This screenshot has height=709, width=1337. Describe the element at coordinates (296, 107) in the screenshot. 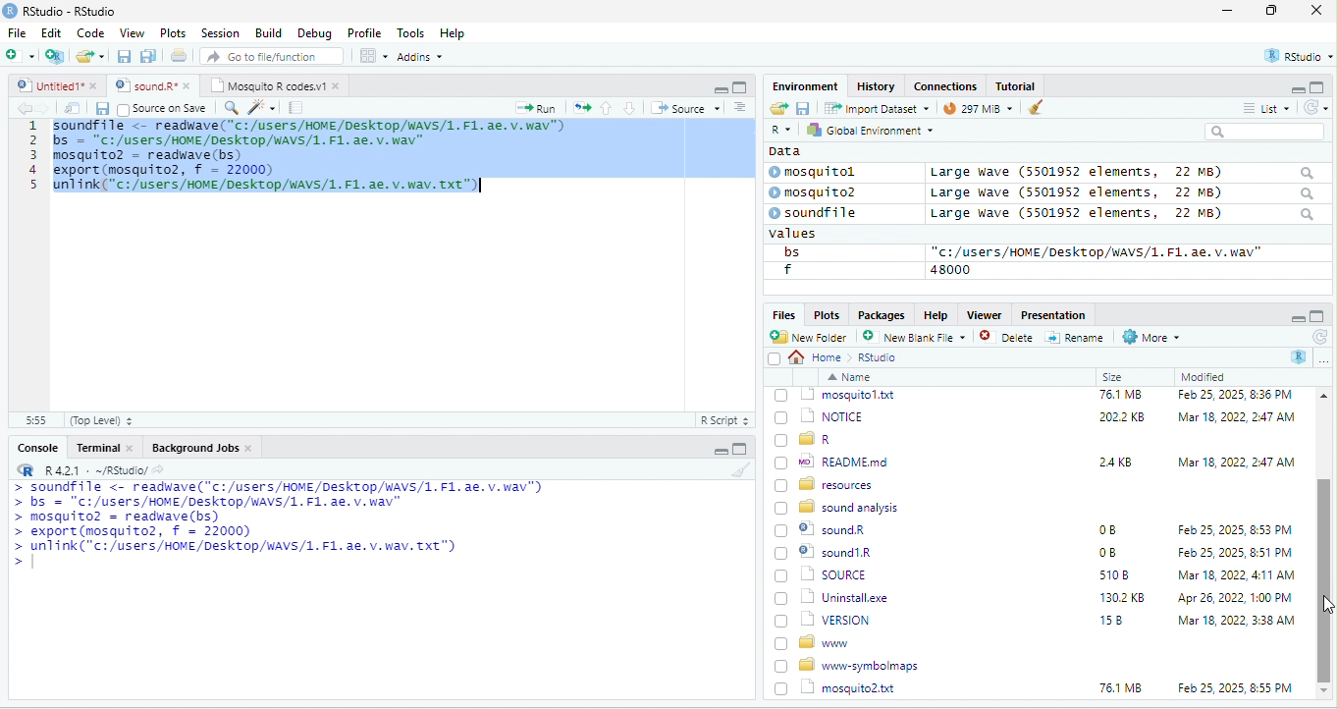

I see `note` at that location.